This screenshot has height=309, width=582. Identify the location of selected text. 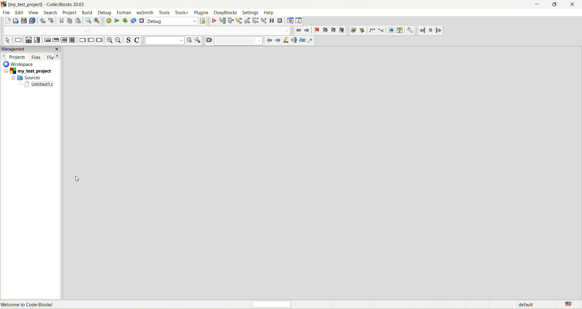
(295, 41).